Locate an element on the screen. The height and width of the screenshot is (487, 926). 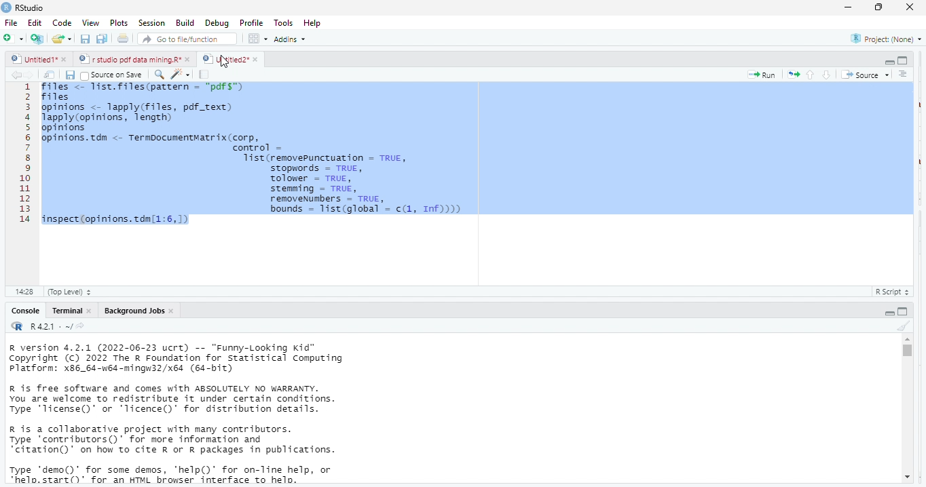
R421: ~/ is located at coordinates (57, 327).